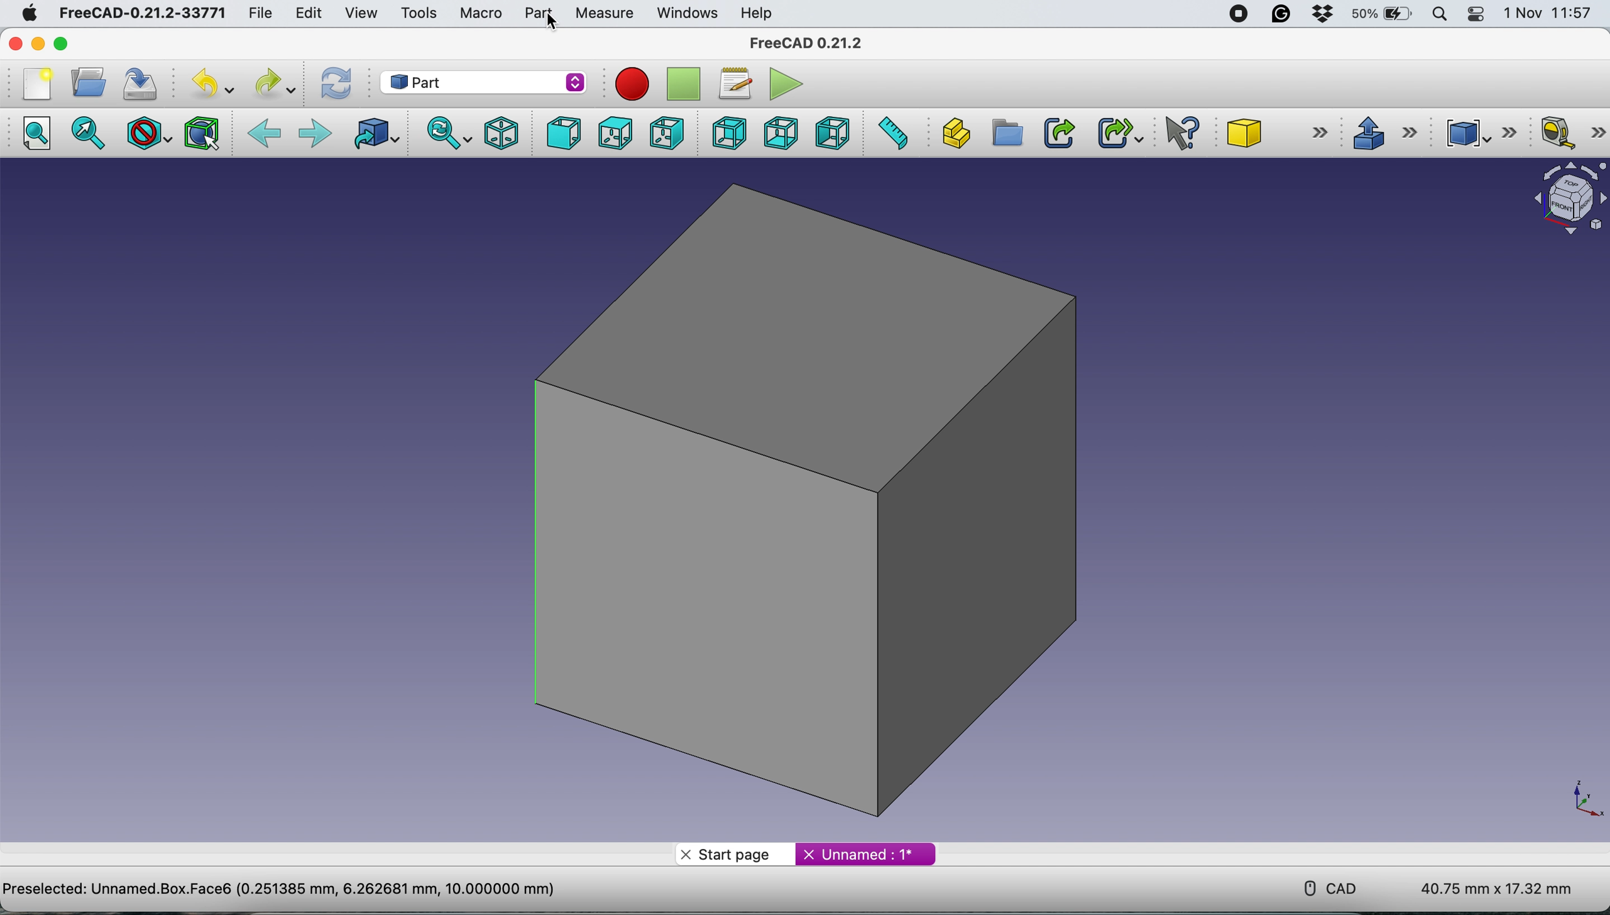 This screenshot has width=1610, height=915. I want to click on grammarly, so click(1285, 14).